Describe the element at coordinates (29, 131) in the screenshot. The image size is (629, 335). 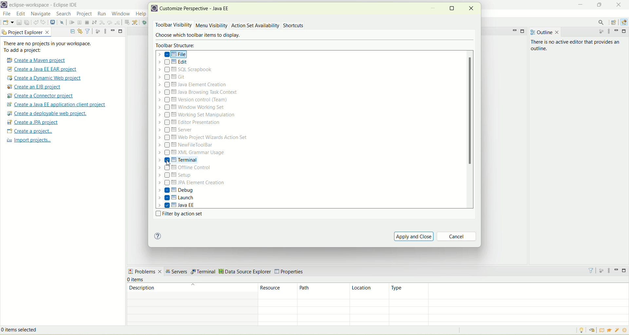
I see `create a project` at that location.